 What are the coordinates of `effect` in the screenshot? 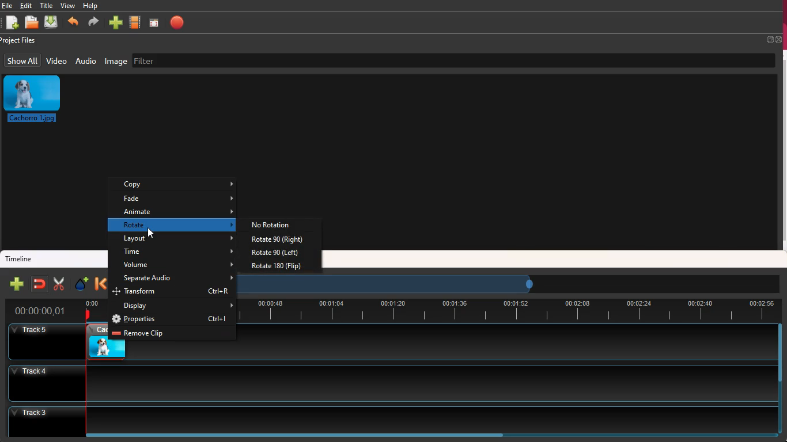 It's located at (81, 283).